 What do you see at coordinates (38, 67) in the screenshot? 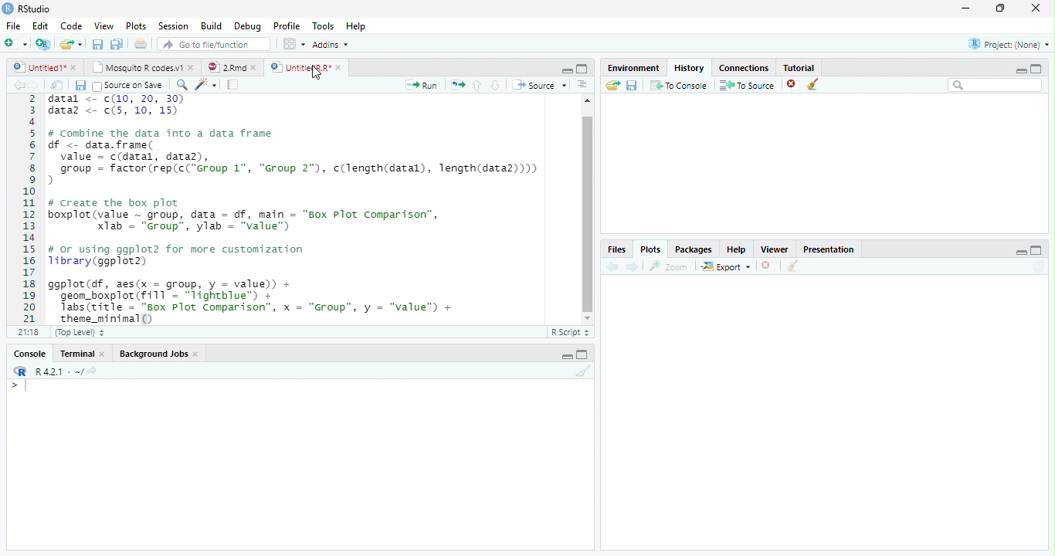
I see `Untitled1*` at bounding box center [38, 67].